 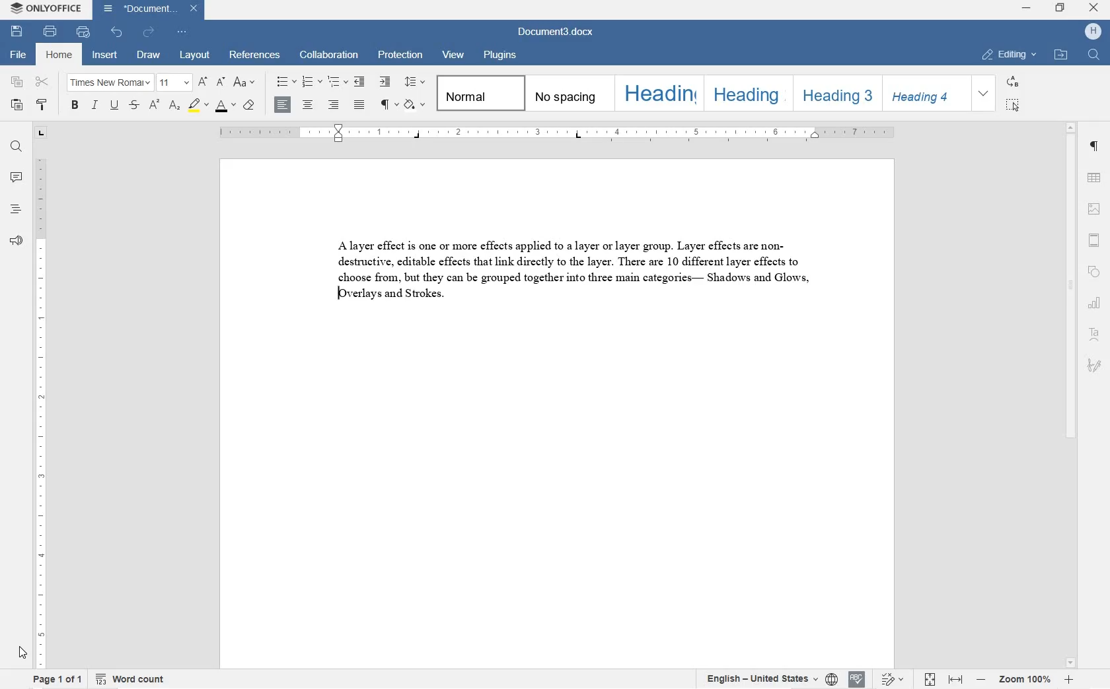 I want to click on view, so click(x=453, y=55).